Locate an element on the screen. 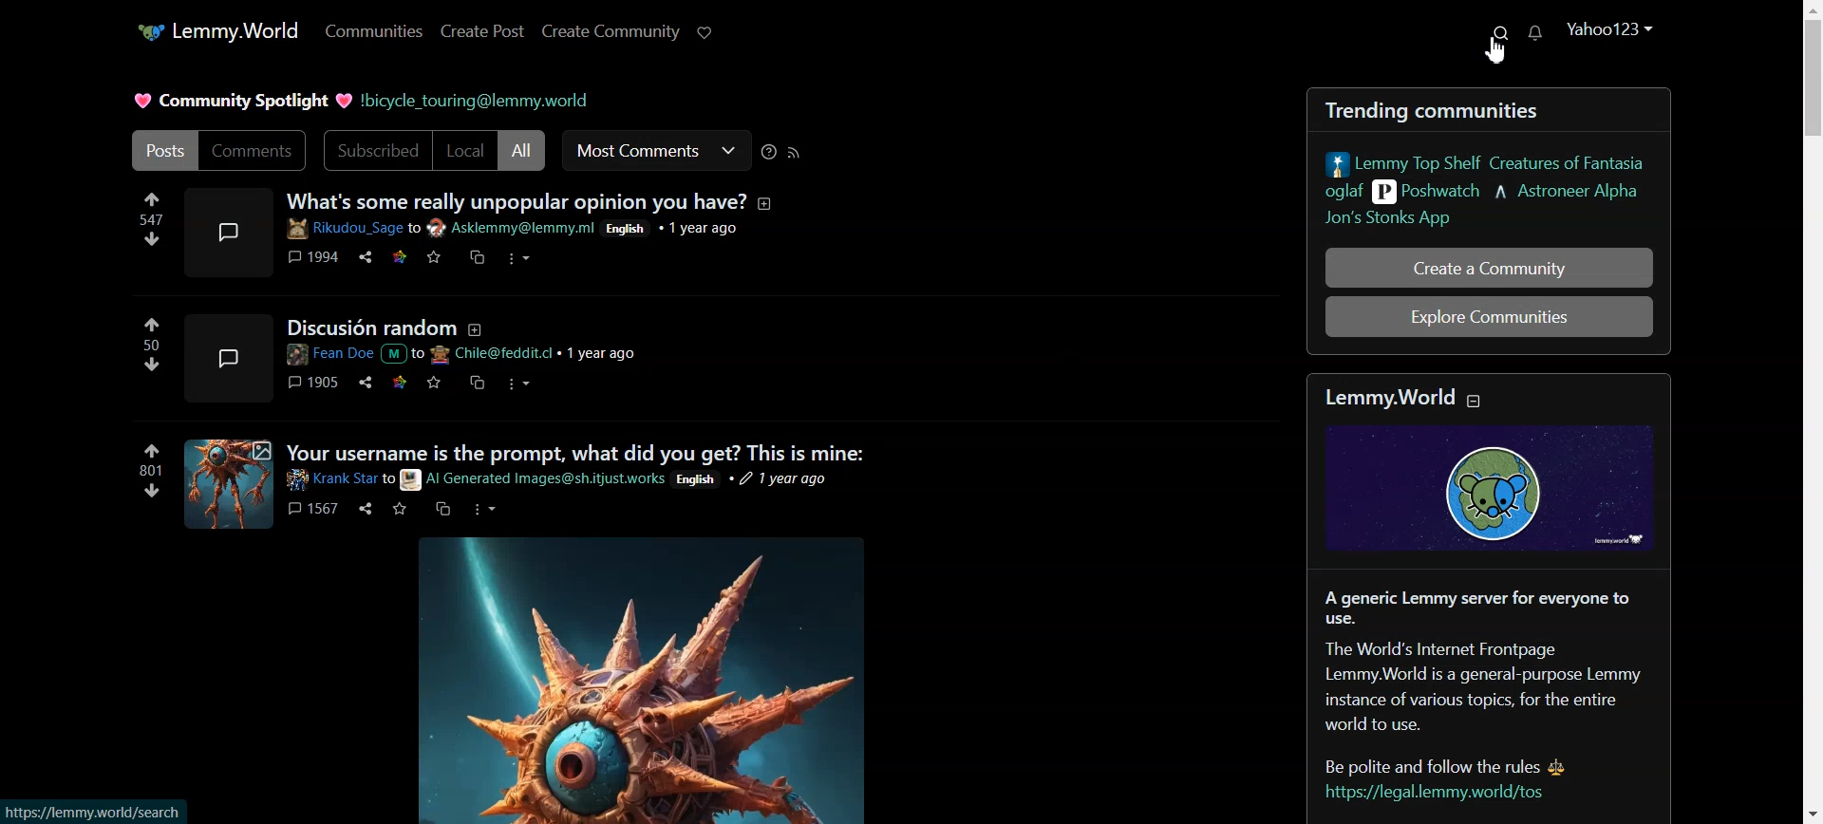  Lemmy world is located at coordinates (1496, 465).